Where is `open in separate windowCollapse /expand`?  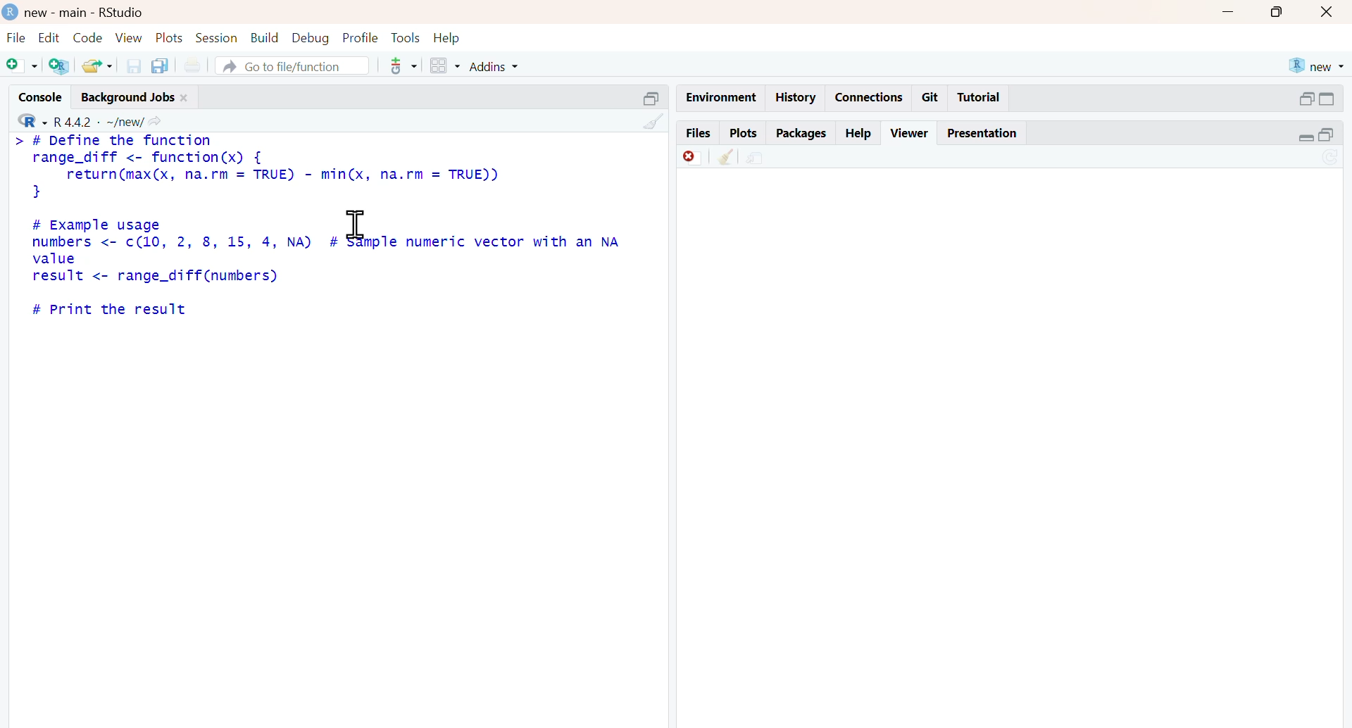 open in separate windowCollapse /expand is located at coordinates (1326, 99).